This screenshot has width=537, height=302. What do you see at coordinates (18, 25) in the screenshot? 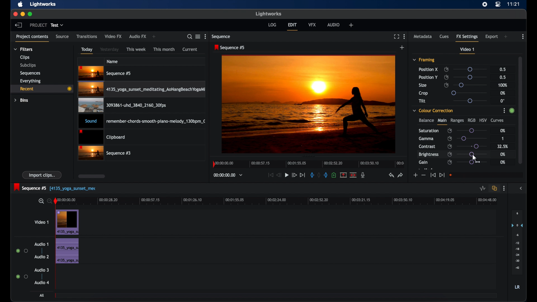
I see `back` at bounding box center [18, 25].